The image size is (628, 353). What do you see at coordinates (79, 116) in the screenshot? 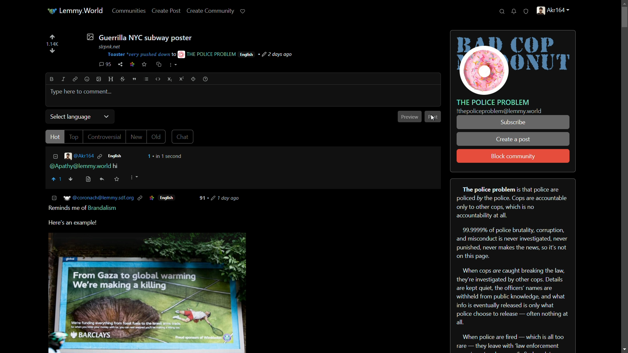
I see `Select language v` at bounding box center [79, 116].